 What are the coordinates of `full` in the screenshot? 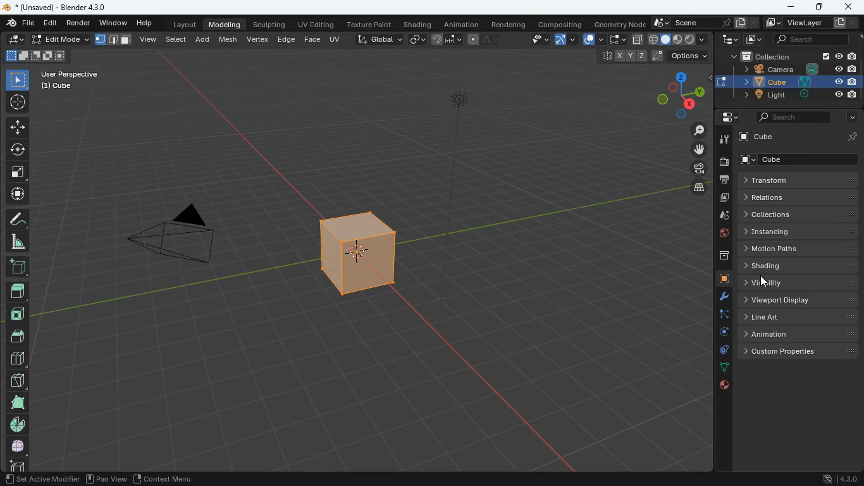 It's located at (16, 403).